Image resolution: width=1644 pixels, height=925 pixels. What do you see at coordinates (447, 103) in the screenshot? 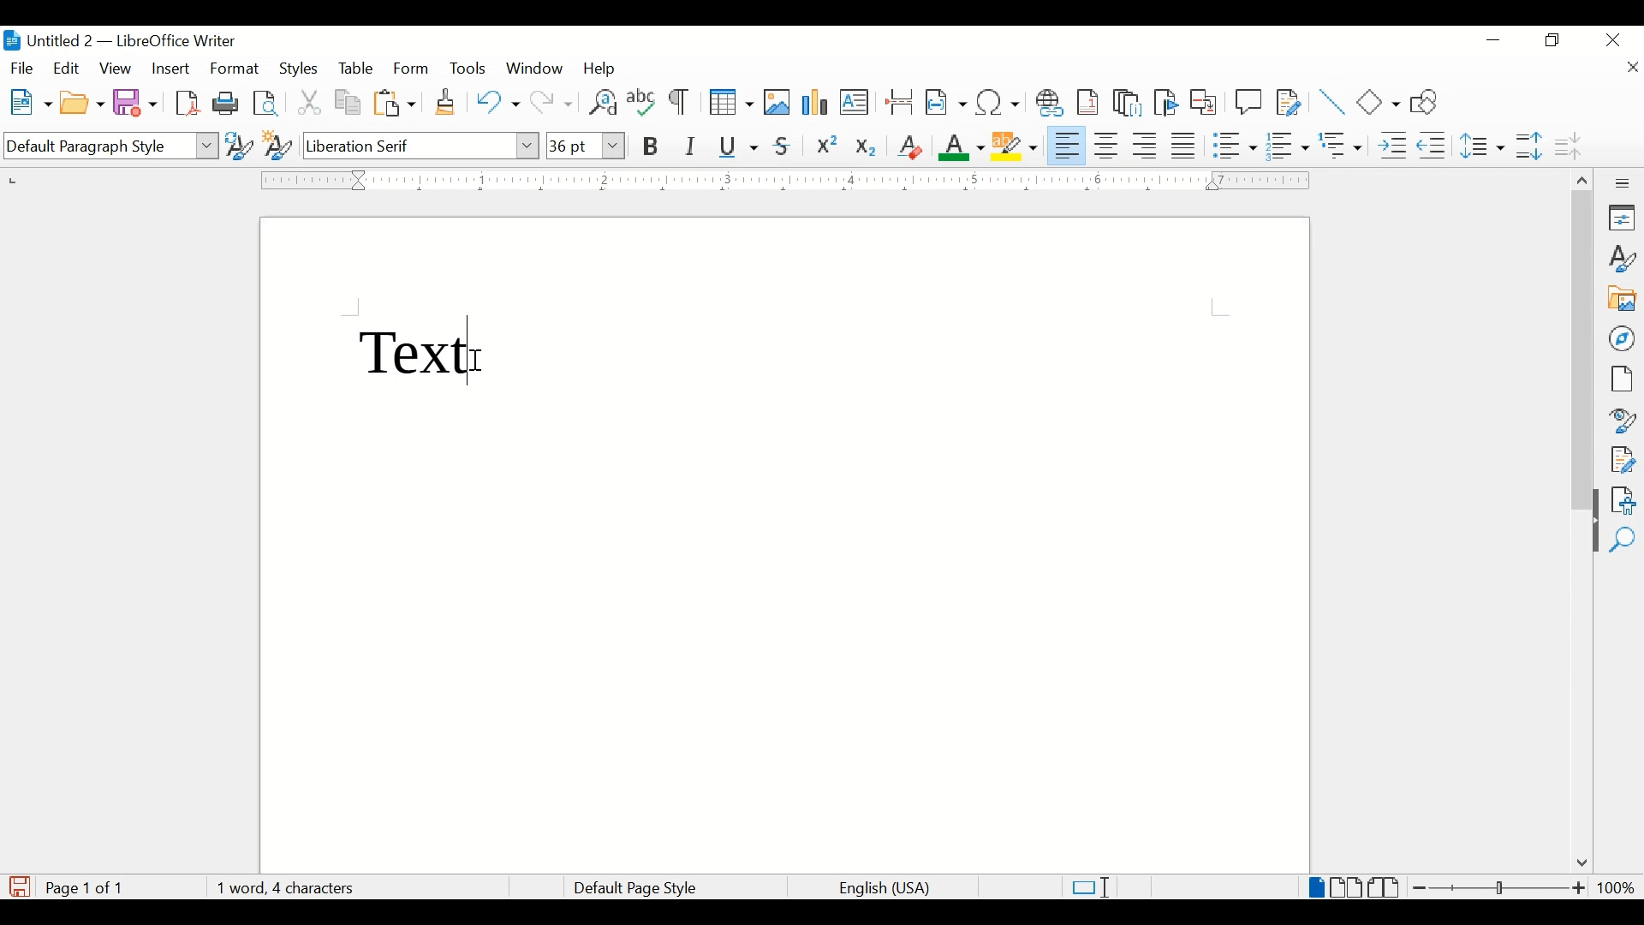
I see `clone formatting` at bounding box center [447, 103].